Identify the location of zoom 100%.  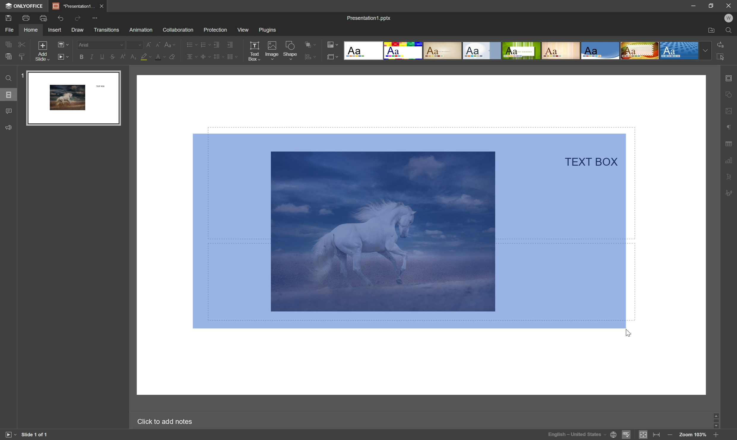
(693, 435).